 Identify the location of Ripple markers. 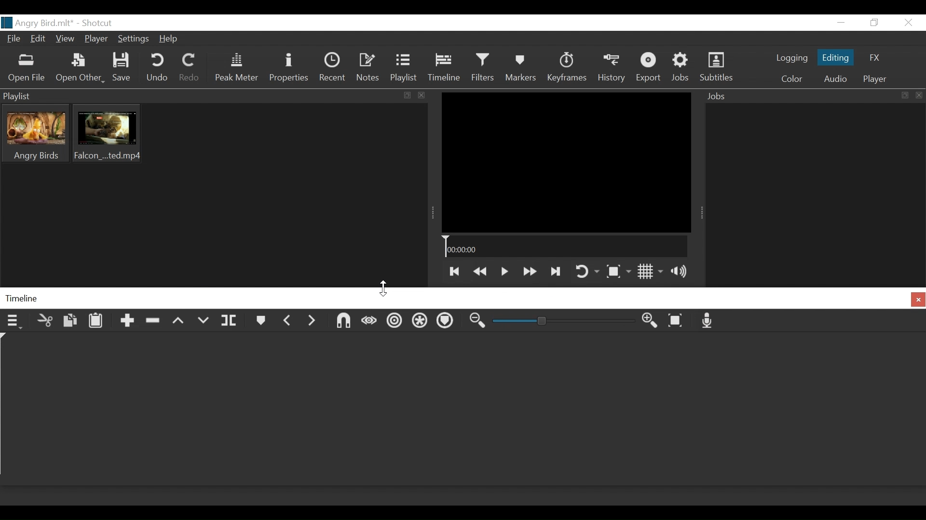
(448, 322).